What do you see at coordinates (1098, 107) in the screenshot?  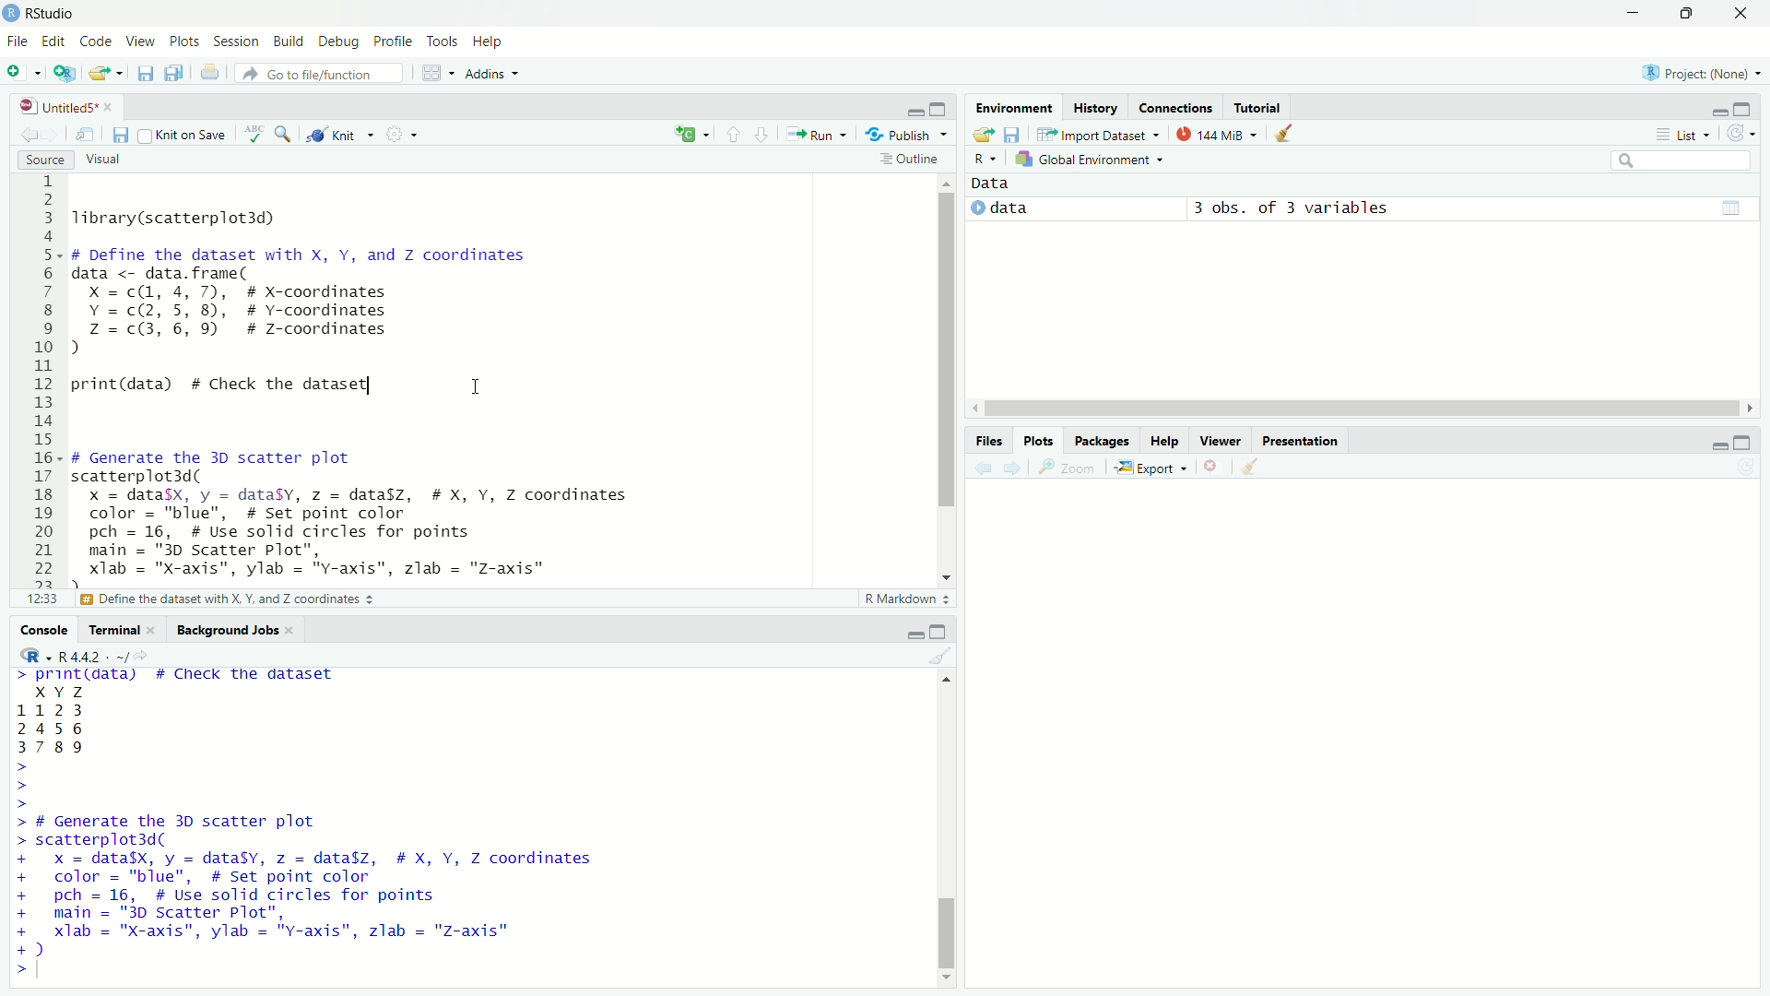 I see `history` at bounding box center [1098, 107].